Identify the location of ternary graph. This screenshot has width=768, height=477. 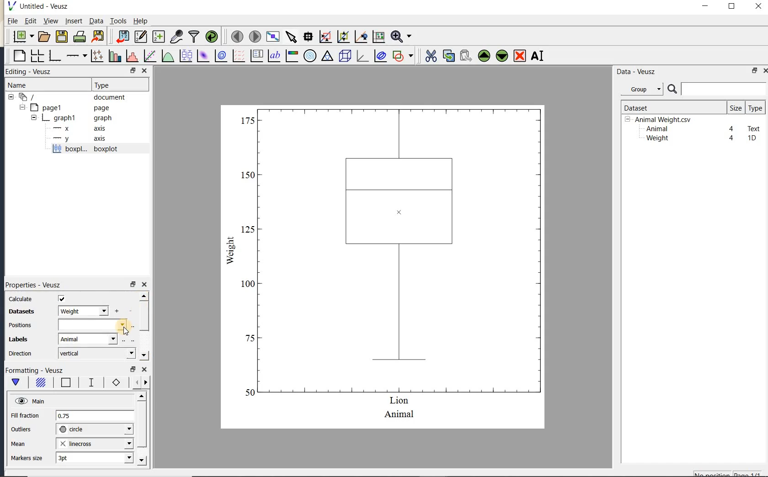
(327, 57).